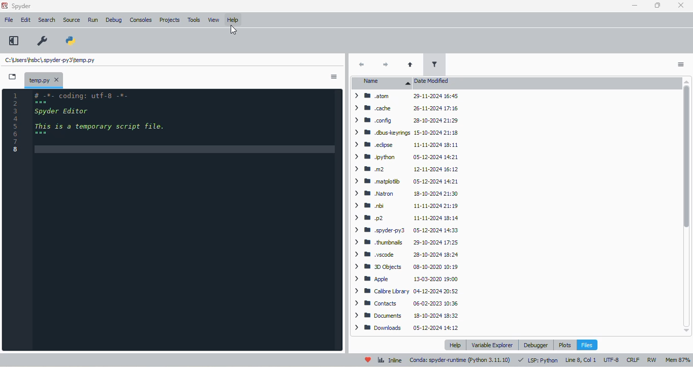  I want to click on edit, so click(25, 20).